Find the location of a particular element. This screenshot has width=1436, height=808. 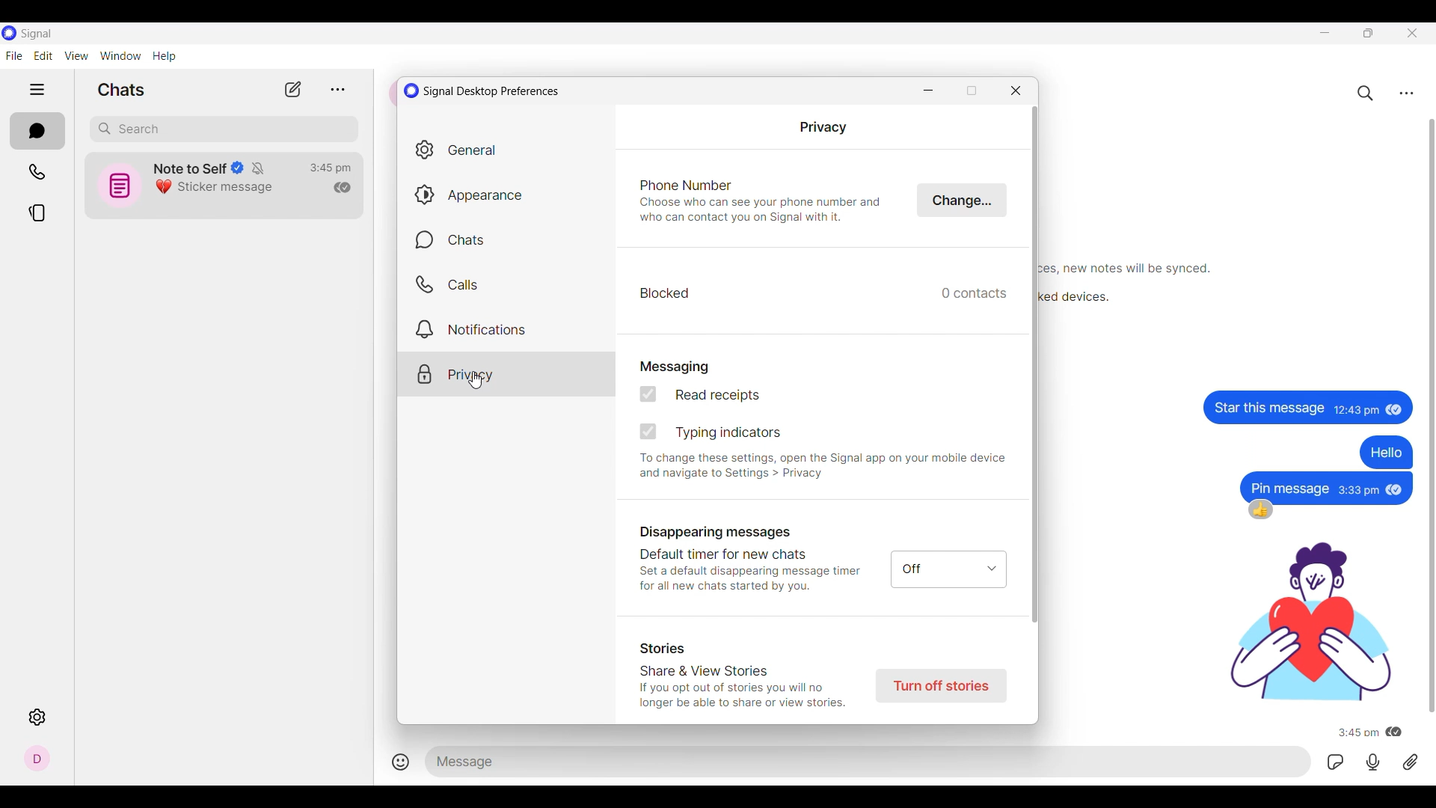

text message is located at coordinates (1289, 488).